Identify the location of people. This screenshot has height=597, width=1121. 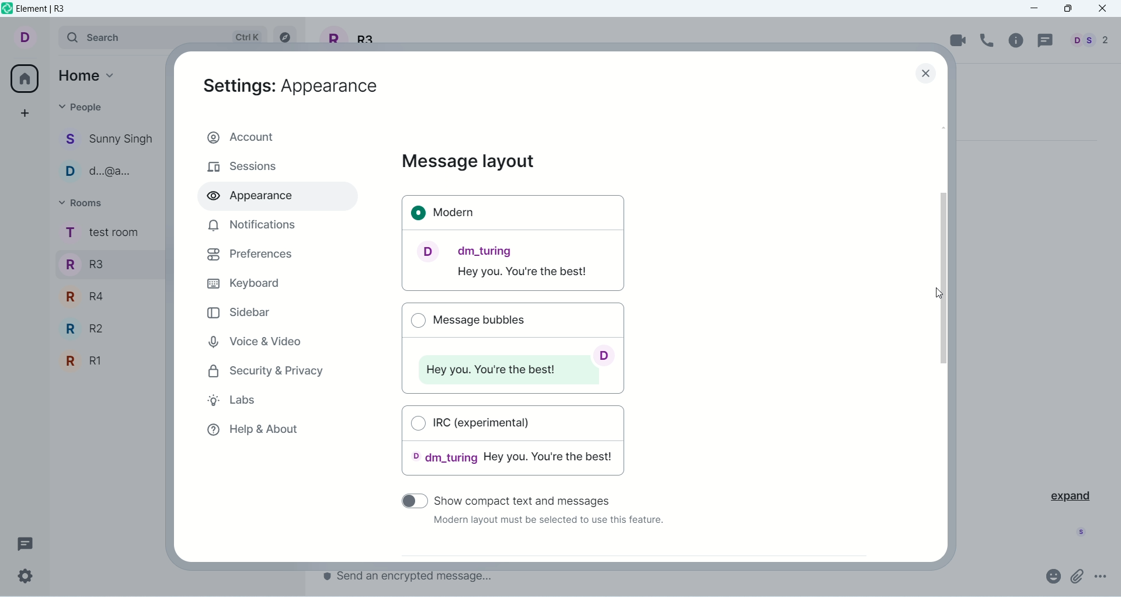
(1087, 40).